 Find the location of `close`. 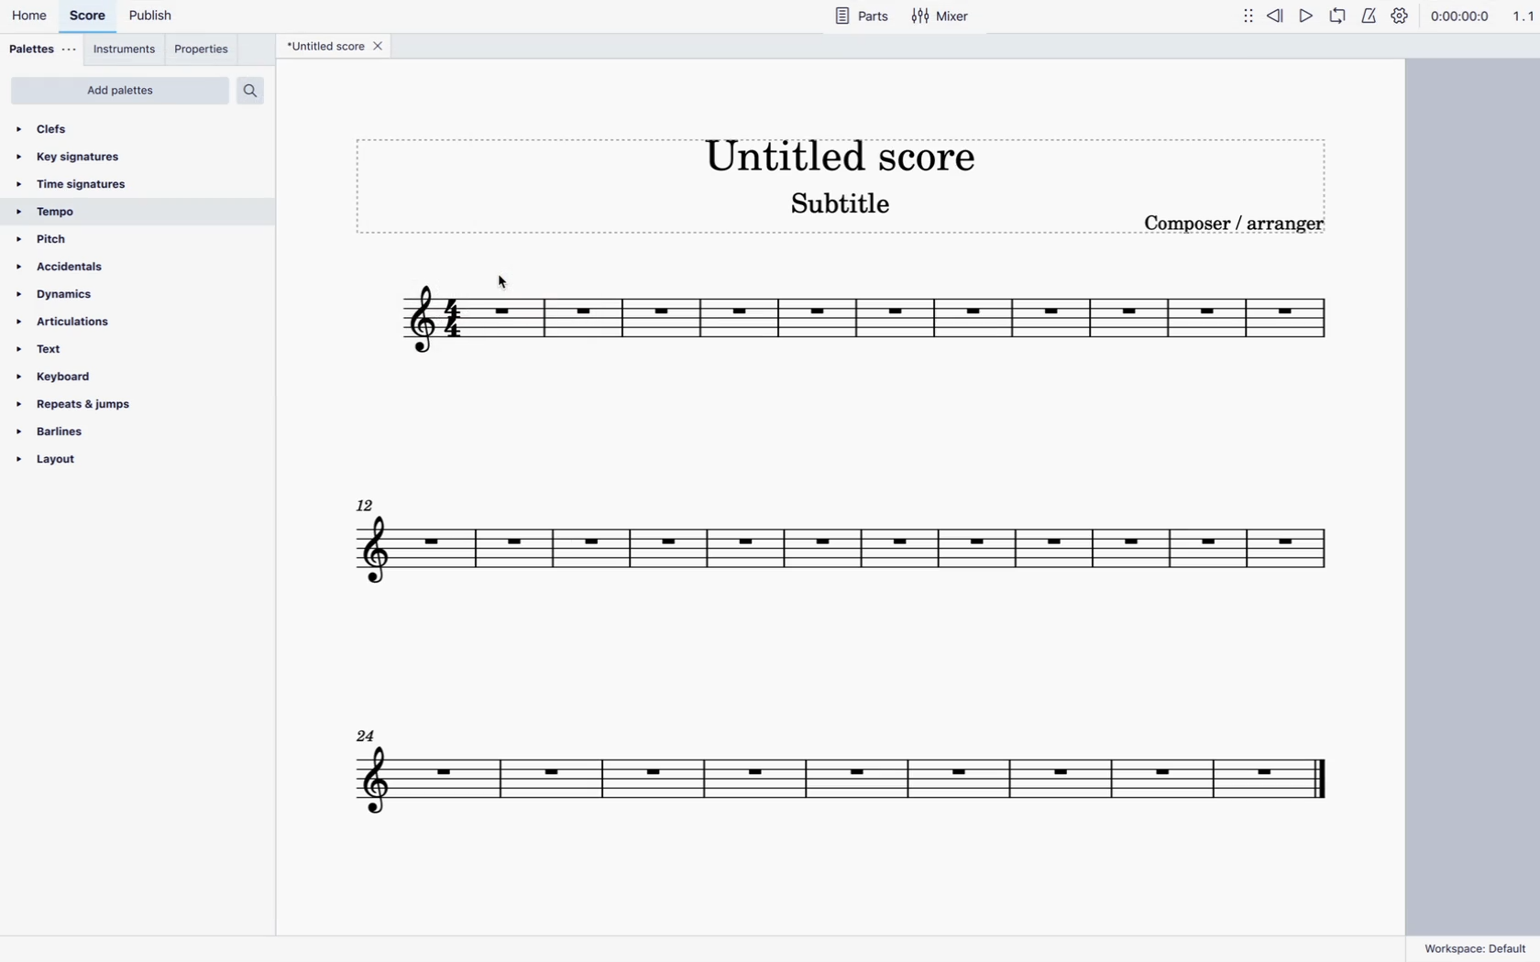

close is located at coordinates (383, 48).